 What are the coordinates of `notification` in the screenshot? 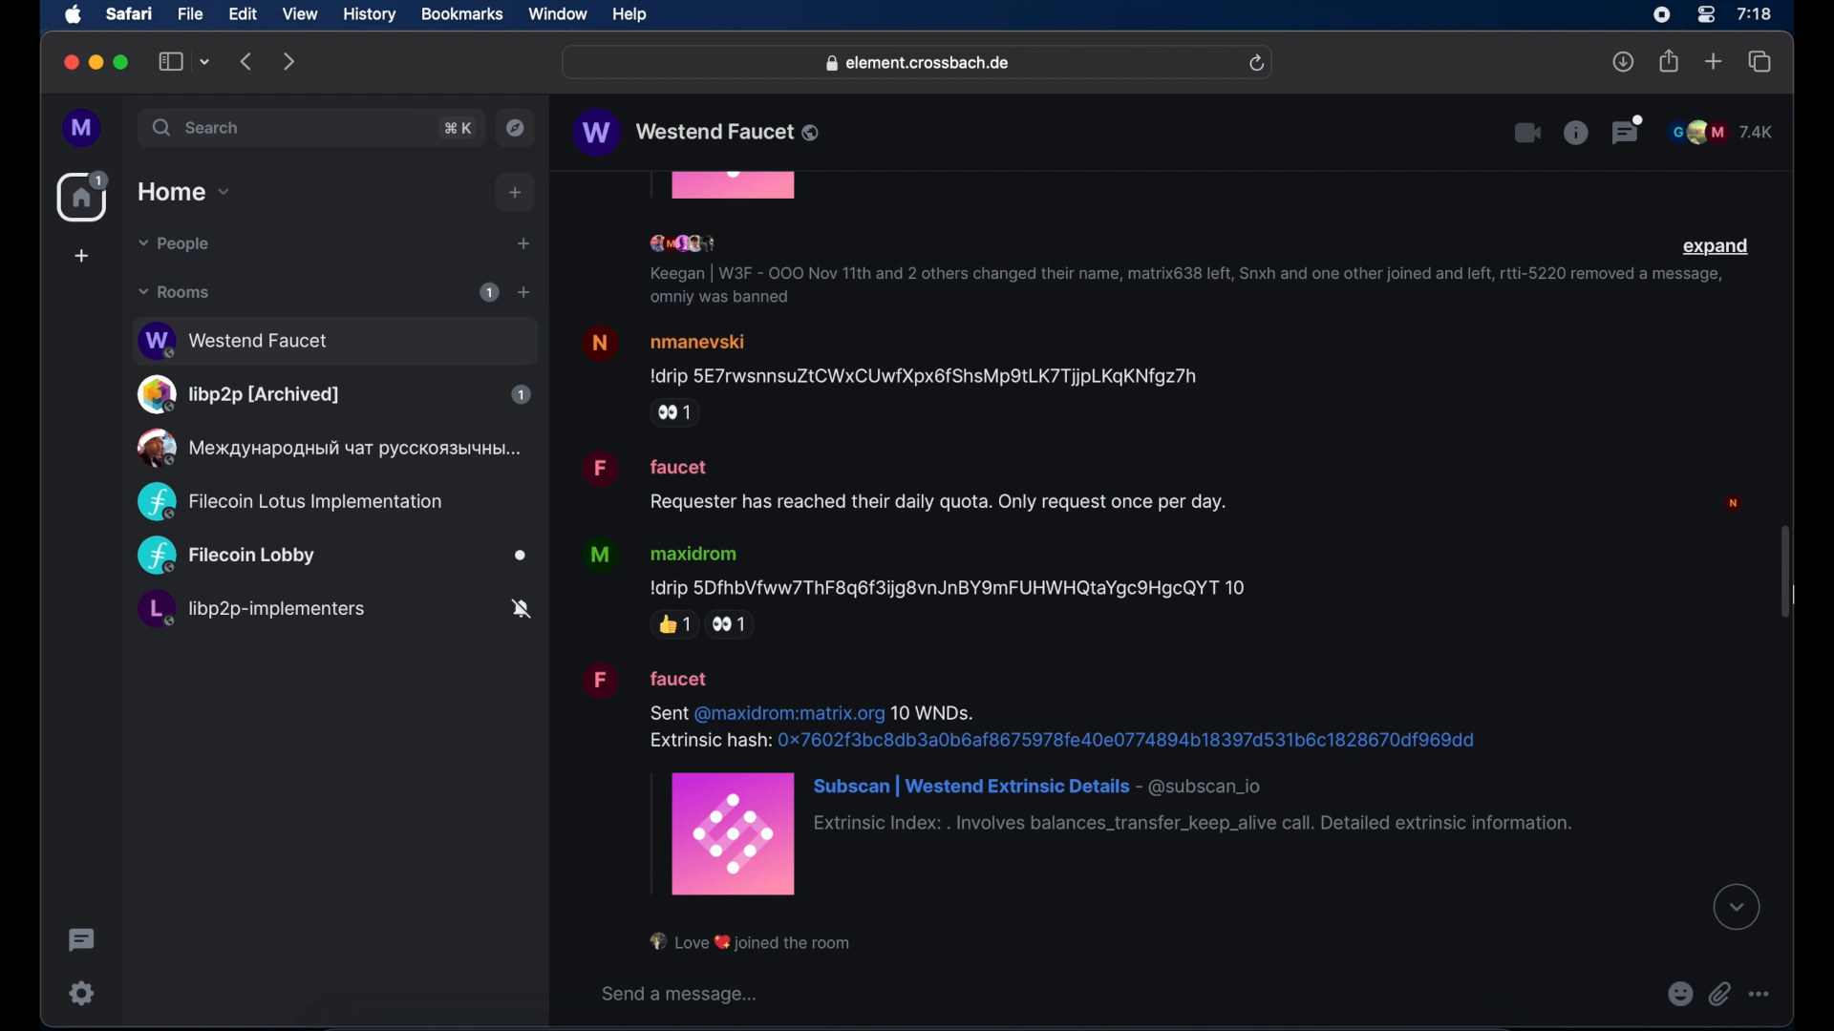 It's located at (752, 942).